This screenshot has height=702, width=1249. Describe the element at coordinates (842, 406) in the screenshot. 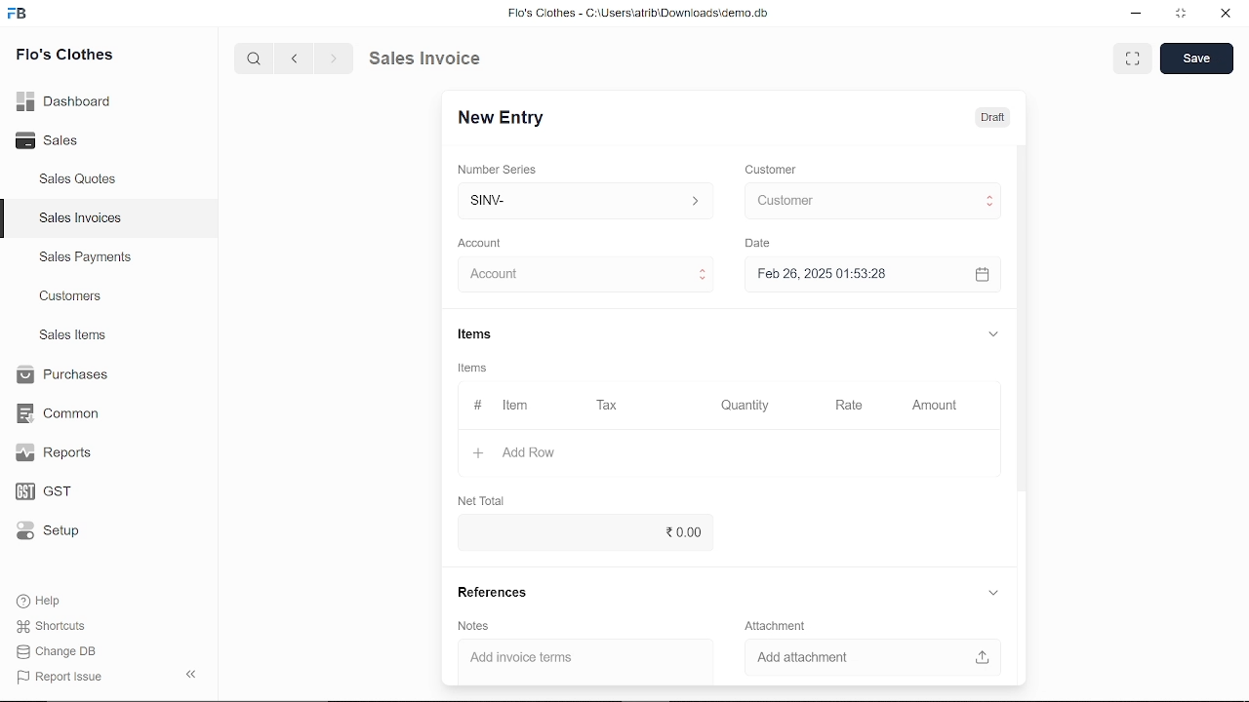

I see `Rate` at that location.